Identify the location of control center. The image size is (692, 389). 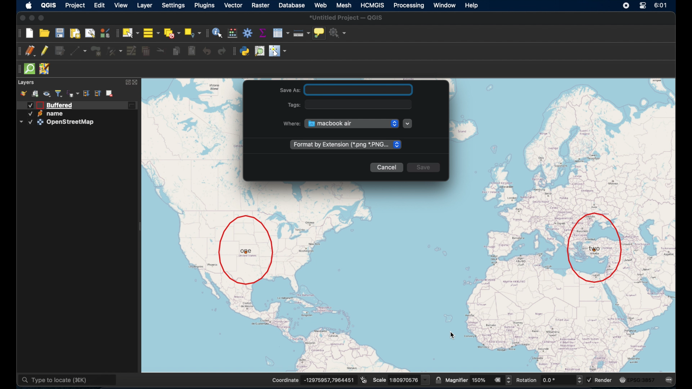
(626, 5).